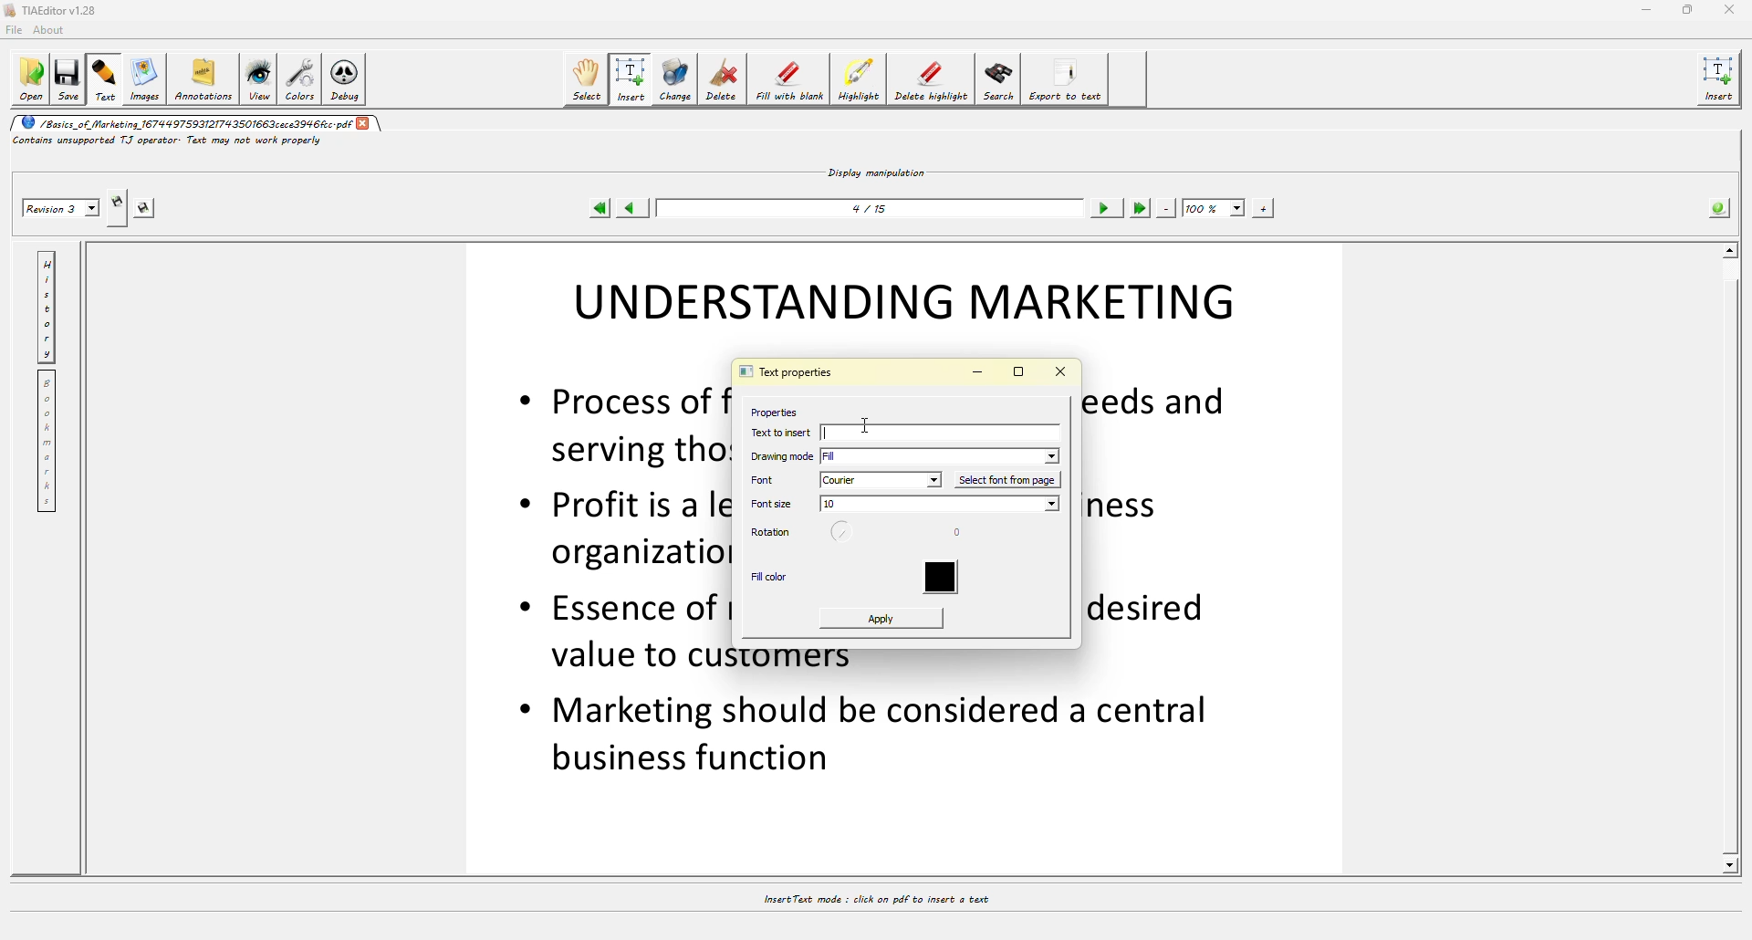 Image resolution: width=1752 pixels, height=940 pixels. Describe the element at coordinates (824, 433) in the screenshot. I see `typing...` at that location.